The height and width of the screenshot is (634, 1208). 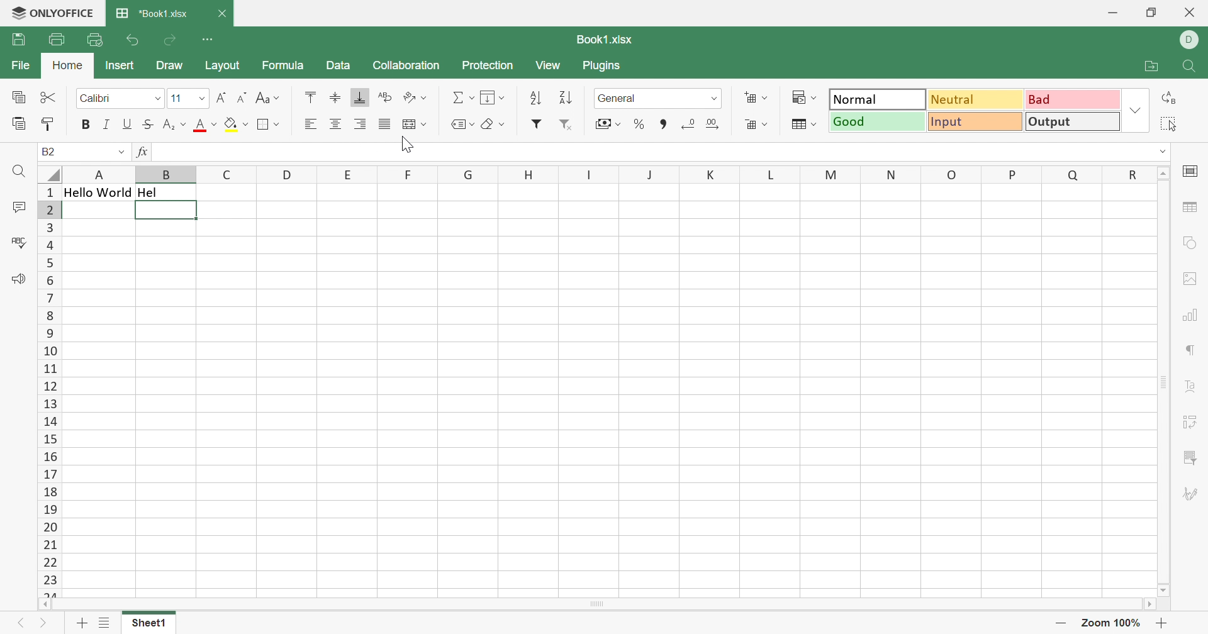 I want to click on Quick print, so click(x=94, y=40).